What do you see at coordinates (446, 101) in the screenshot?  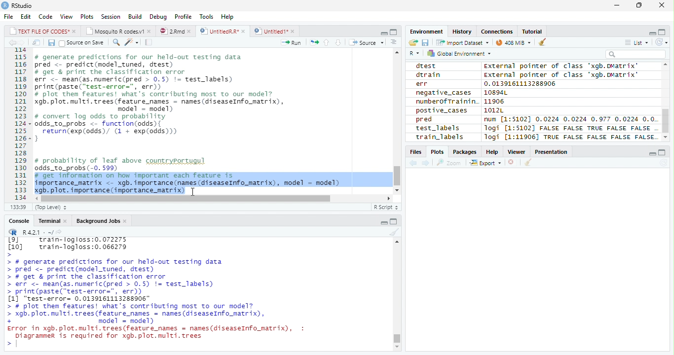 I see `numberofTrainin.` at bounding box center [446, 101].